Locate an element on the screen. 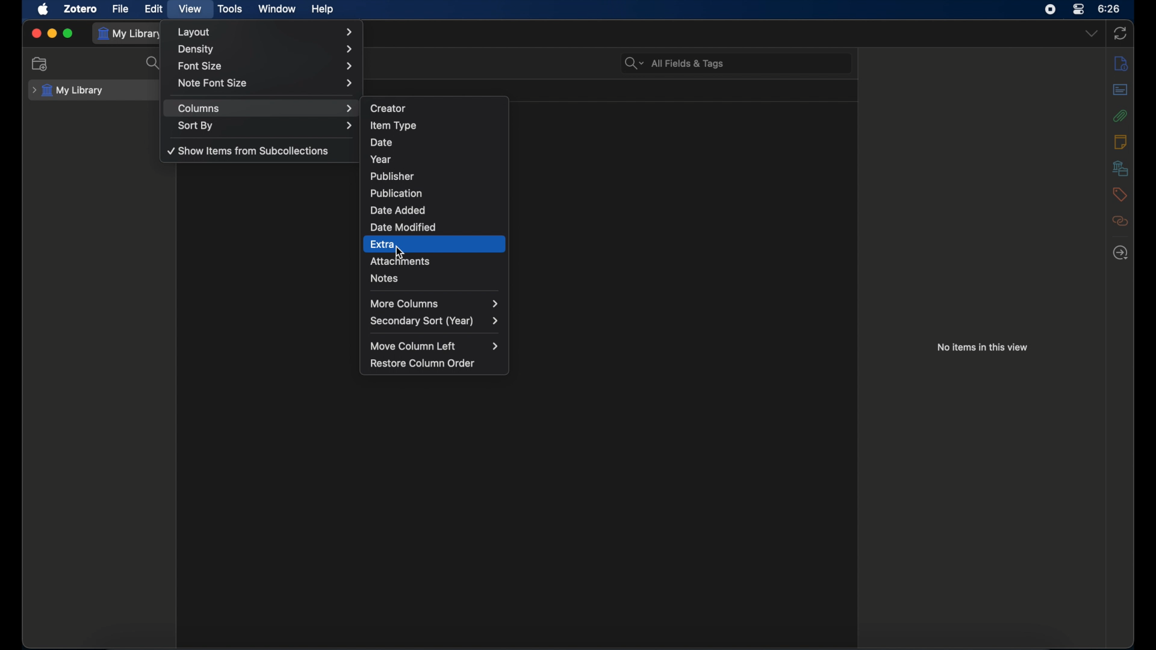  new collection is located at coordinates (39, 64).